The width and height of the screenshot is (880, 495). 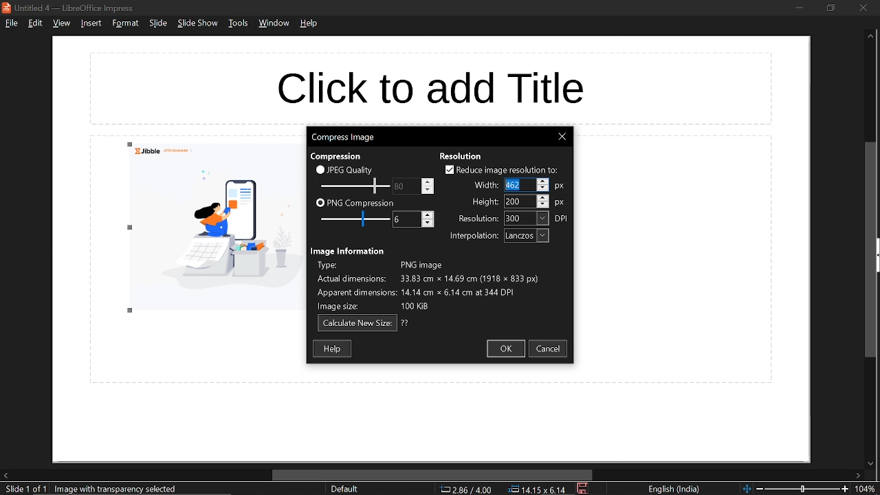 What do you see at coordinates (5, 475) in the screenshot?
I see `move left` at bounding box center [5, 475].